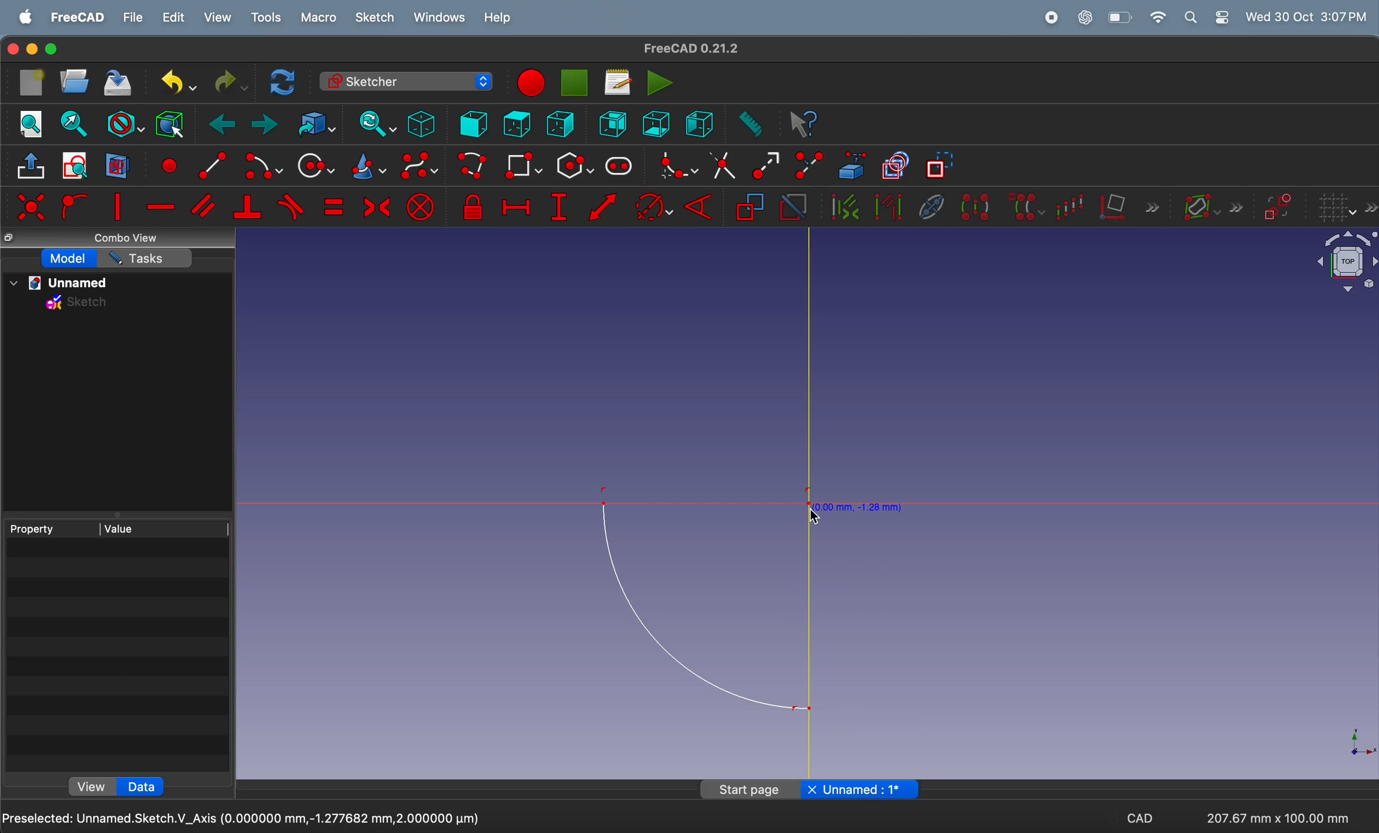  Describe the element at coordinates (169, 123) in the screenshot. I see `bounding box` at that location.